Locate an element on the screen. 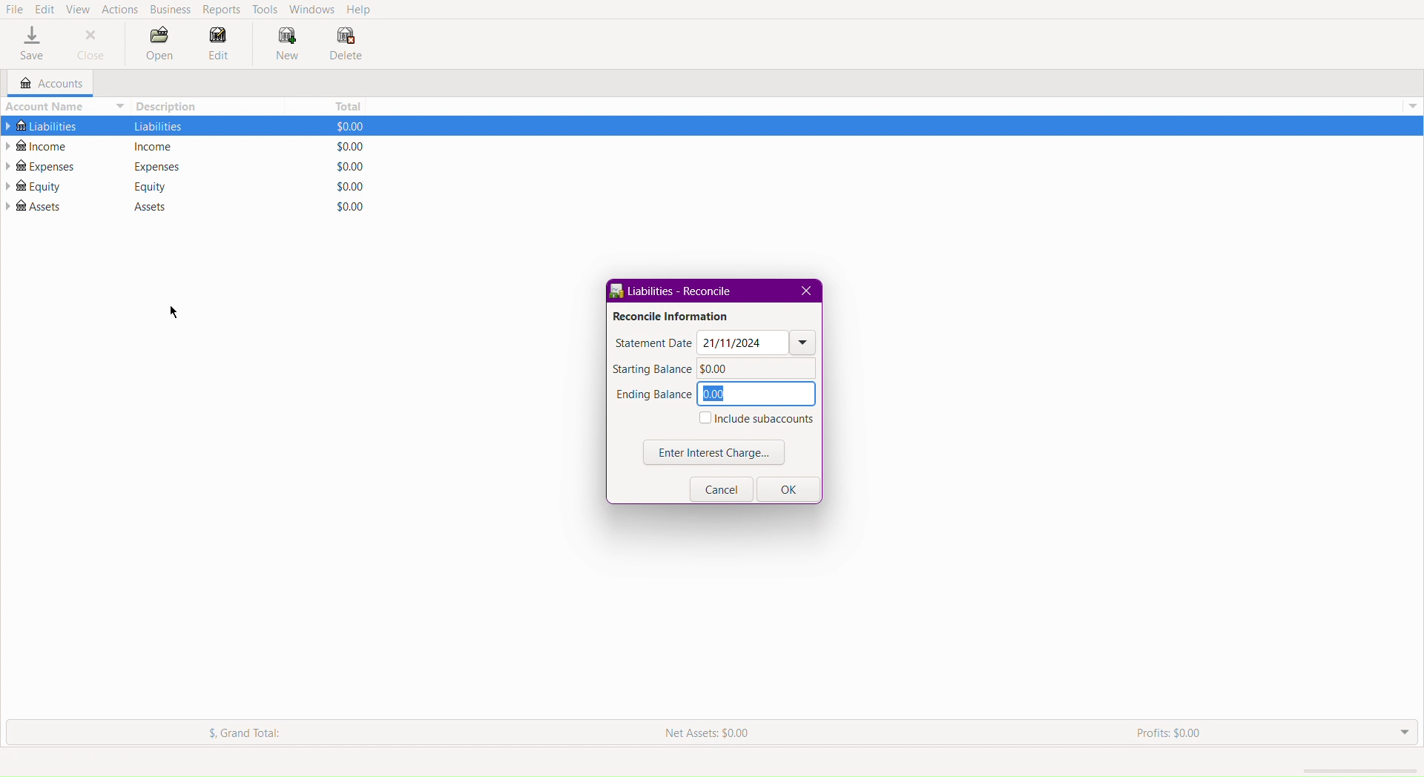 The width and height of the screenshot is (1424, 777). Profits is located at coordinates (1170, 732).